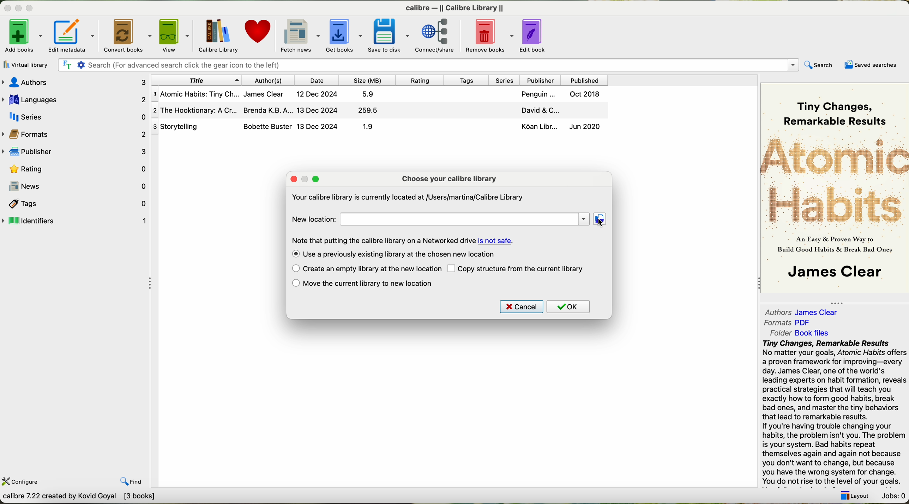  Describe the element at coordinates (22, 35) in the screenshot. I see `add books` at that location.